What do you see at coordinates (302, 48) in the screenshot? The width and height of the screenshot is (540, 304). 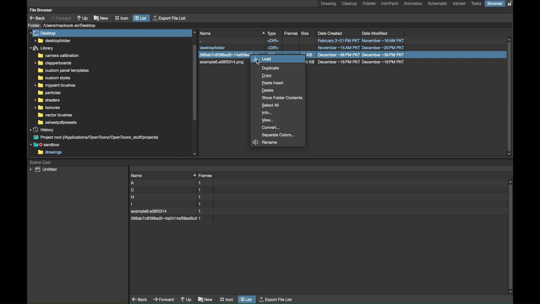 I see `file` at bounding box center [302, 48].